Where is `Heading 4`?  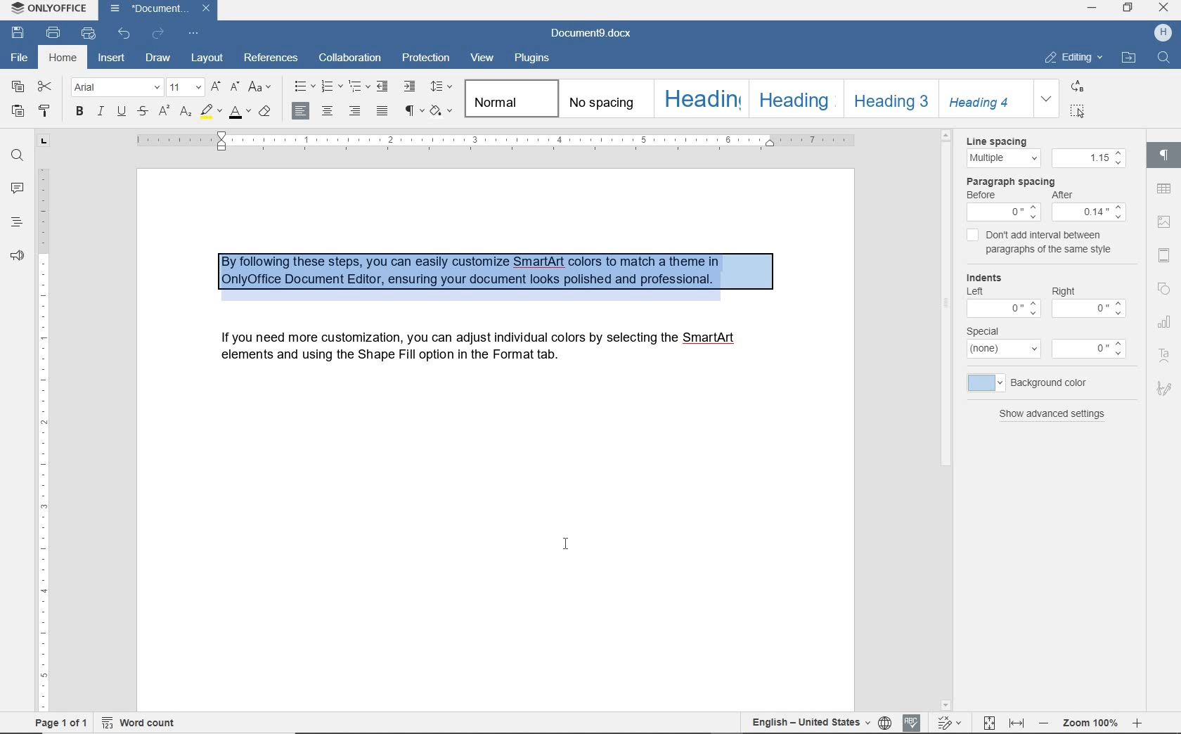 Heading 4 is located at coordinates (986, 99).